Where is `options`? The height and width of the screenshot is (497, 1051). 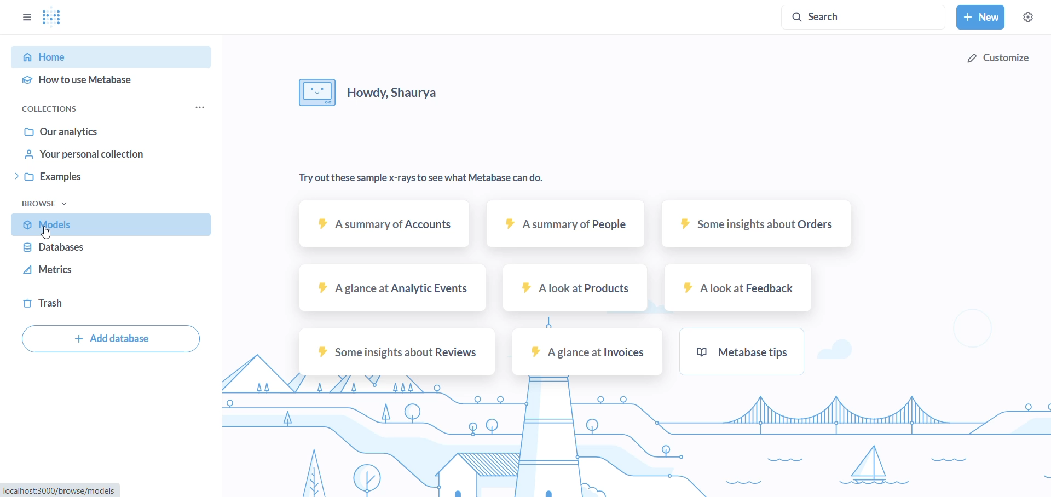 options is located at coordinates (25, 16).